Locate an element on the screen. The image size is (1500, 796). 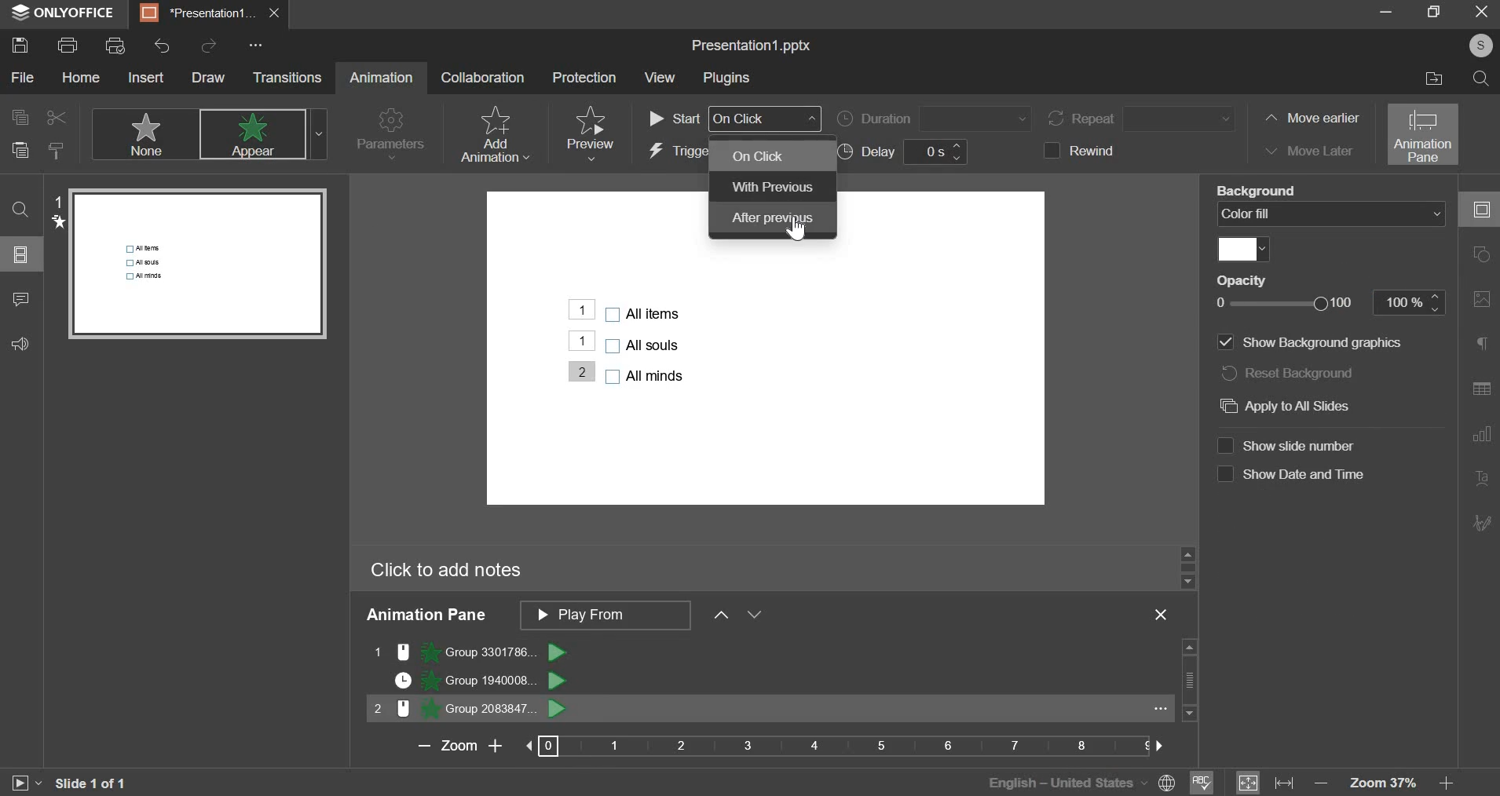
none is located at coordinates (144, 133).